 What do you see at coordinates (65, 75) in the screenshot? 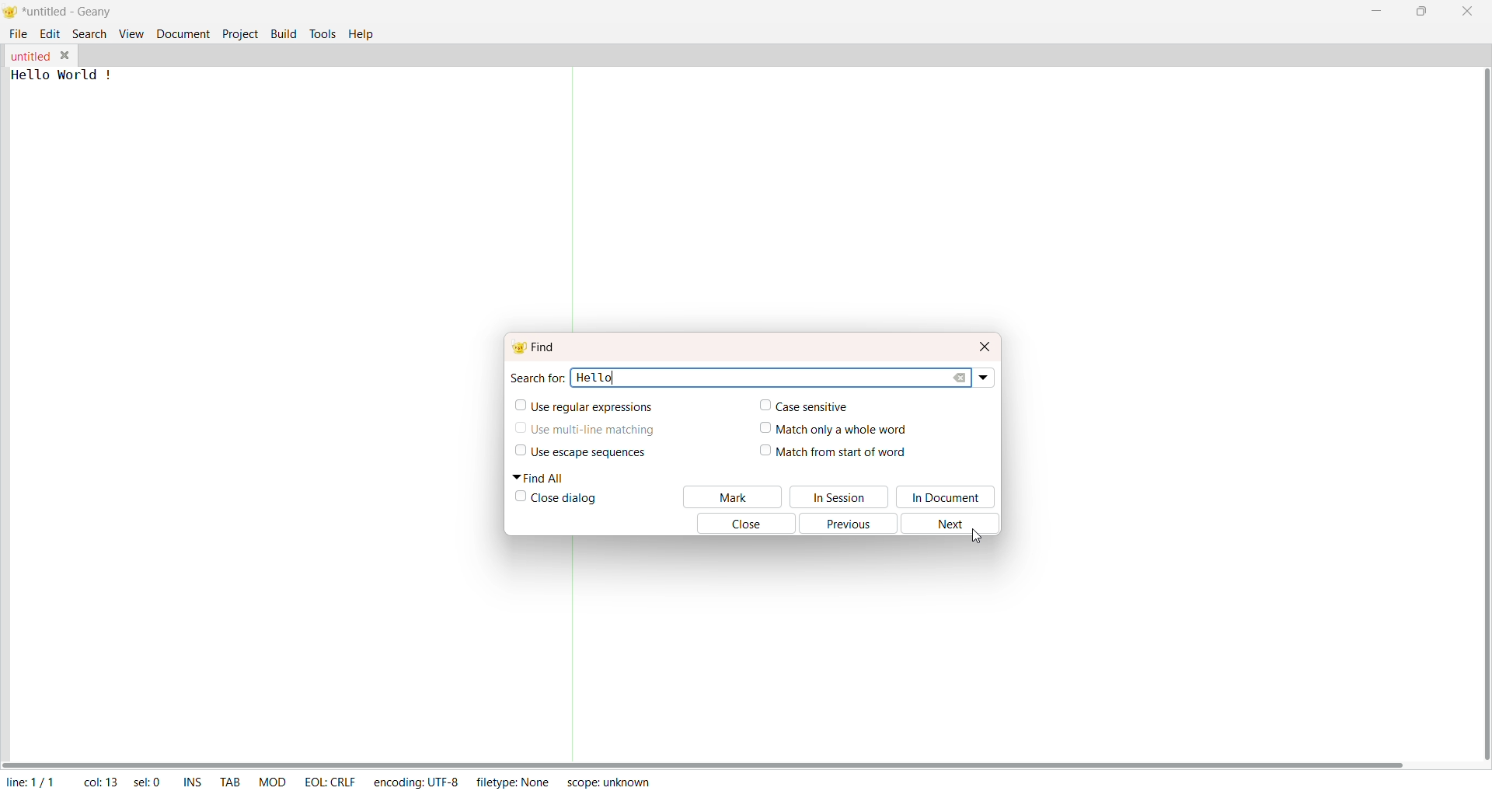
I see `Hello world !` at bounding box center [65, 75].